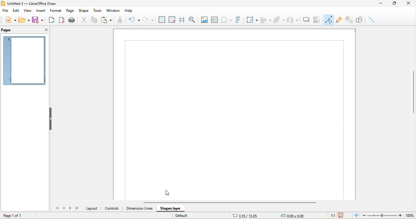 The height and width of the screenshot is (219, 416). What do you see at coordinates (389, 216) in the screenshot?
I see `zoom` at bounding box center [389, 216].